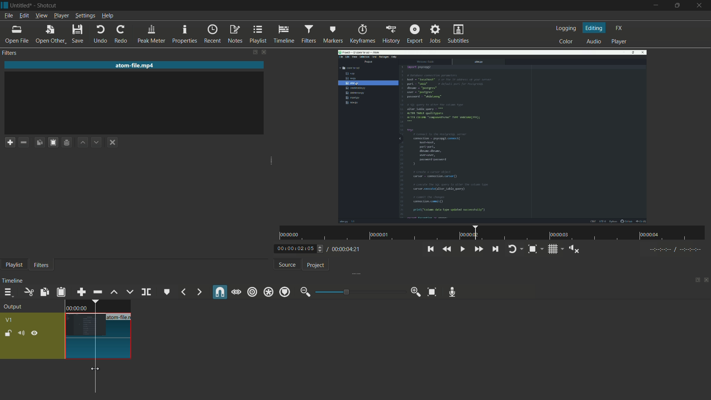 The image size is (711, 400). Describe the element at coordinates (288, 265) in the screenshot. I see `source` at that location.